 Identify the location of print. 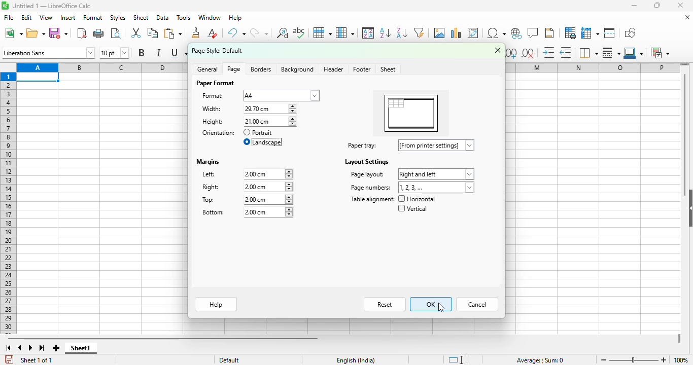
(99, 33).